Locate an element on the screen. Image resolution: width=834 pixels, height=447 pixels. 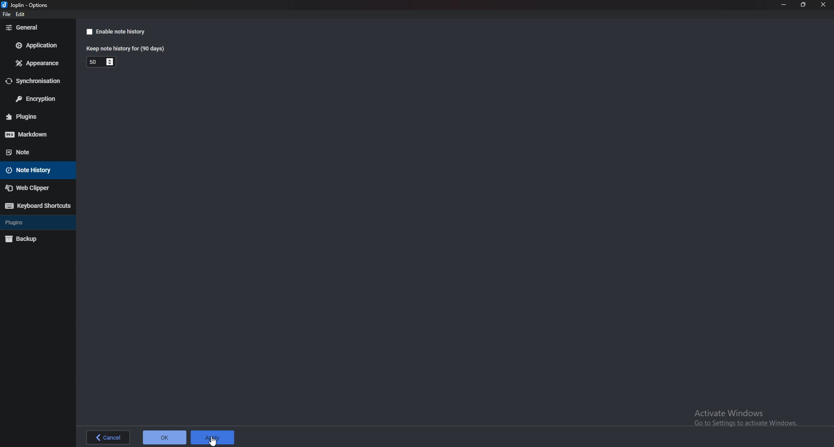
close is located at coordinates (824, 5).